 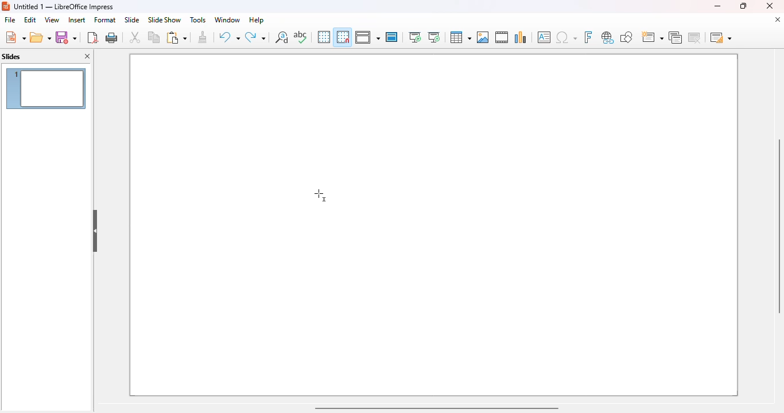 I want to click on insert chart, so click(x=521, y=37).